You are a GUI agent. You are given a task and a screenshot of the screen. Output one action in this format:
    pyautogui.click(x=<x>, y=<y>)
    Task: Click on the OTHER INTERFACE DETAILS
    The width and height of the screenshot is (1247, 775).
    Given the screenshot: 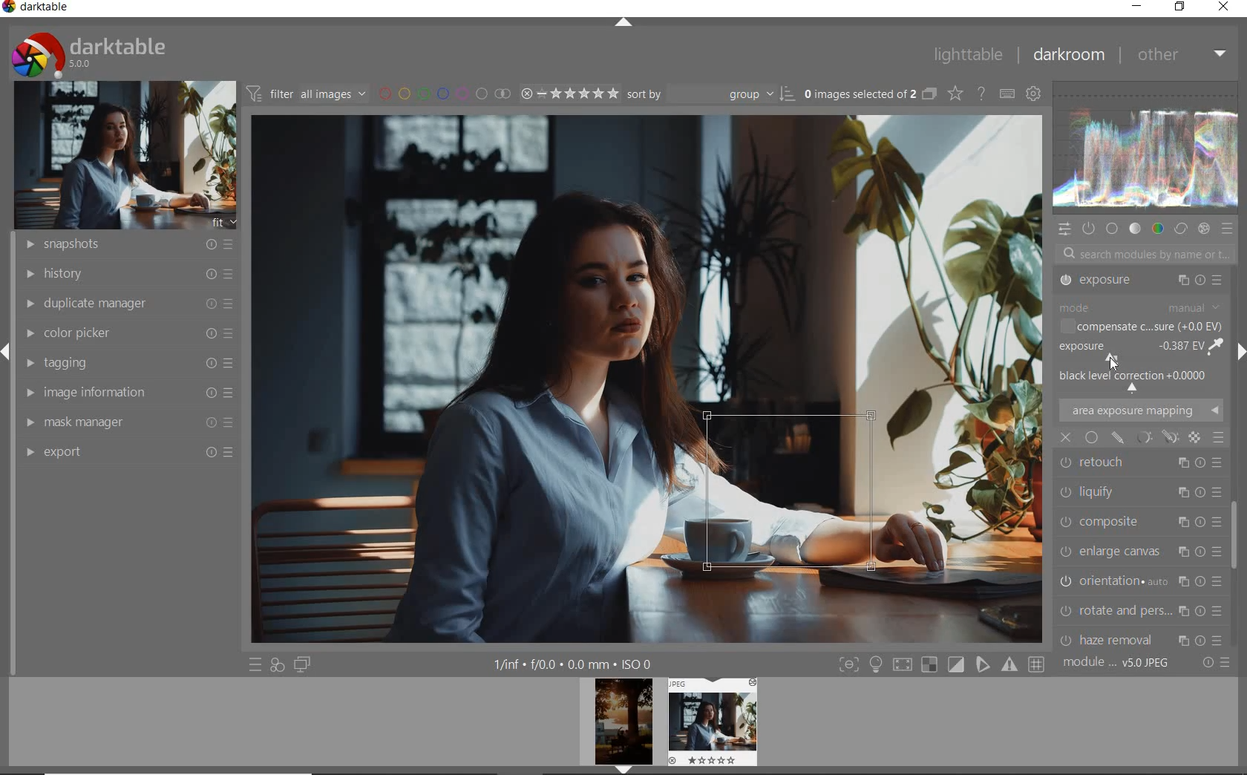 What is the action you would take?
    pyautogui.click(x=574, y=664)
    